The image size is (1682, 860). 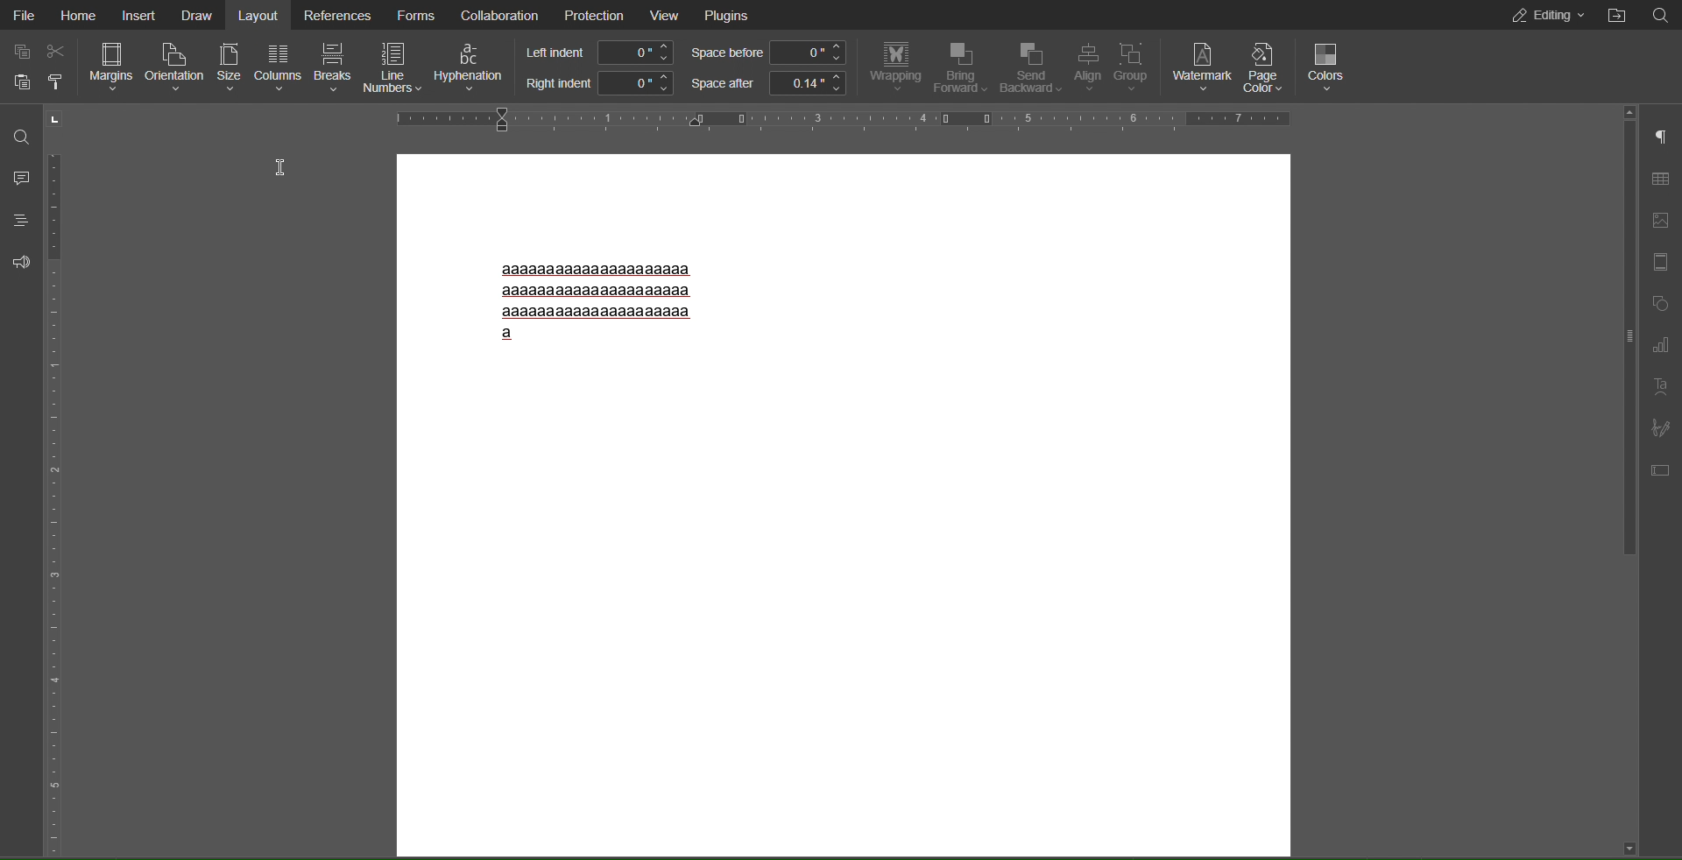 What do you see at coordinates (730, 15) in the screenshot?
I see `Plugins` at bounding box center [730, 15].